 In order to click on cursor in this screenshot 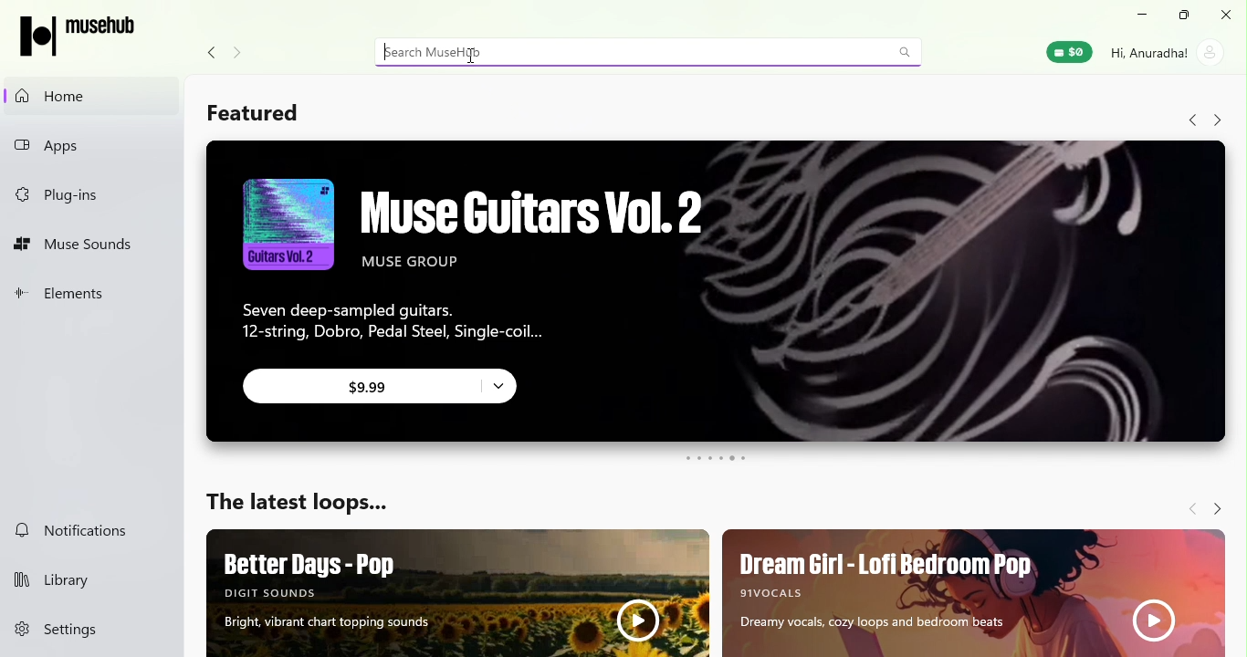, I will do `click(468, 59)`.